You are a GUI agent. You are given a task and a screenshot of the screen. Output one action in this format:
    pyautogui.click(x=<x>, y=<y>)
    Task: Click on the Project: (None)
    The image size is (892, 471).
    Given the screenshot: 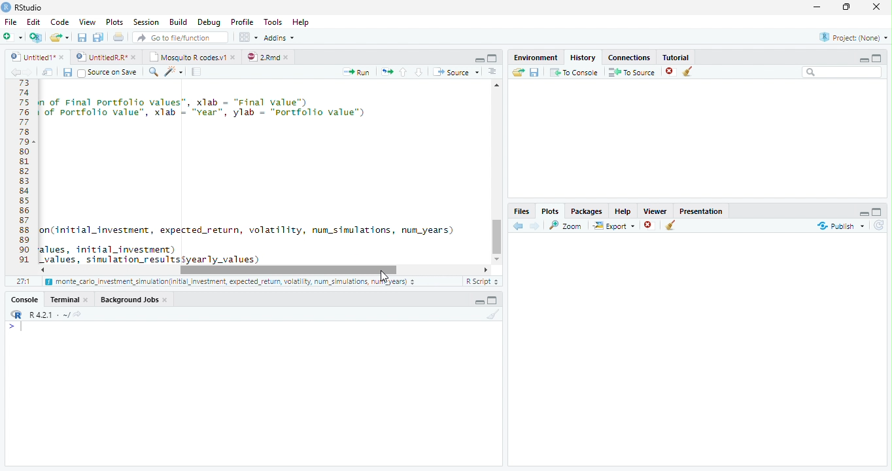 What is the action you would take?
    pyautogui.click(x=851, y=38)
    